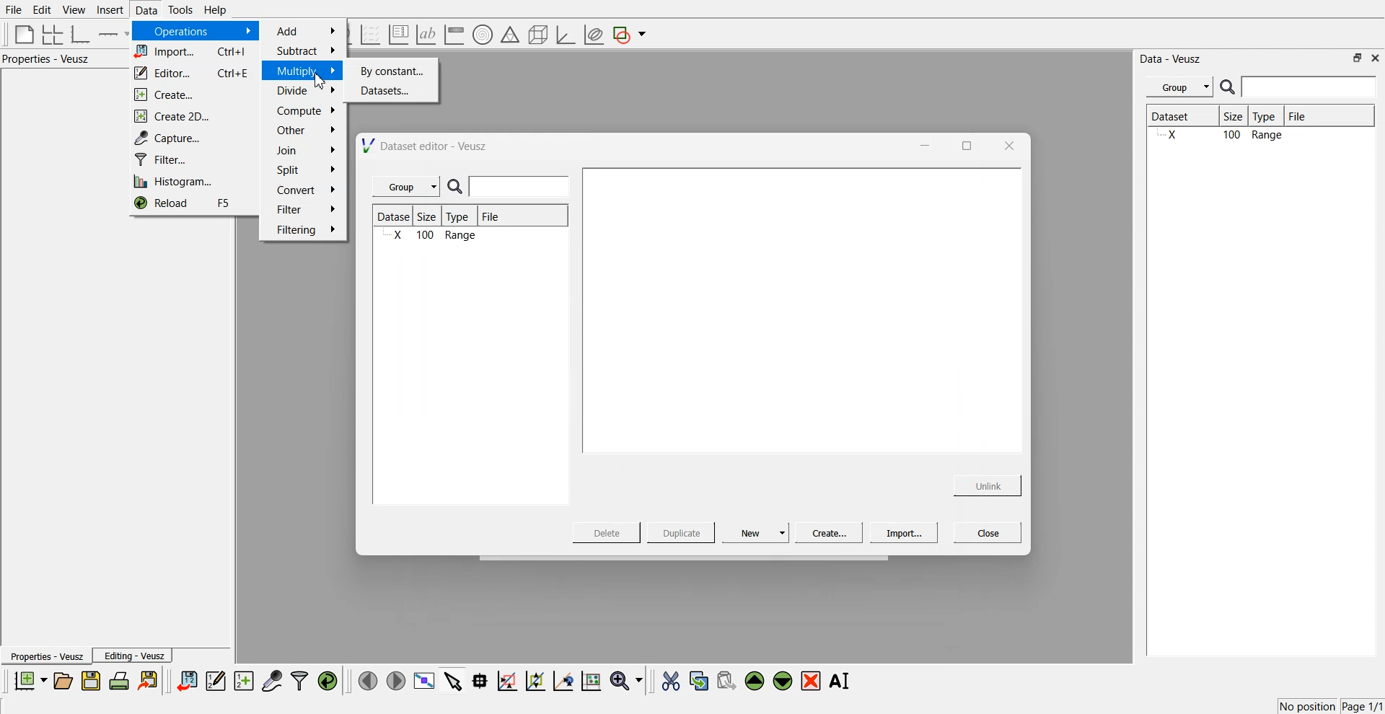 The image size is (1385, 714). Describe the element at coordinates (535, 35) in the screenshot. I see `3d shapes` at that location.